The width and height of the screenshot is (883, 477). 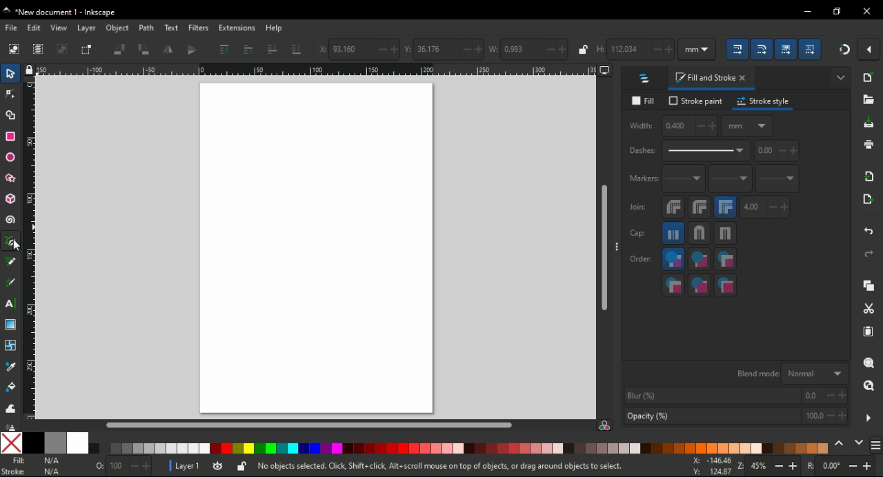 What do you see at coordinates (869, 123) in the screenshot?
I see `save` at bounding box center [869, 123].